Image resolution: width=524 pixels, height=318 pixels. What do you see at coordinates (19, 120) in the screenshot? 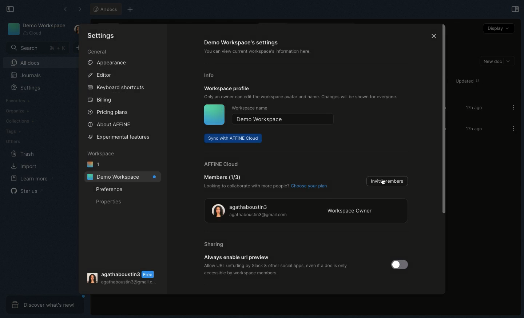
I see `Collections` at bounding box center [19, 120].